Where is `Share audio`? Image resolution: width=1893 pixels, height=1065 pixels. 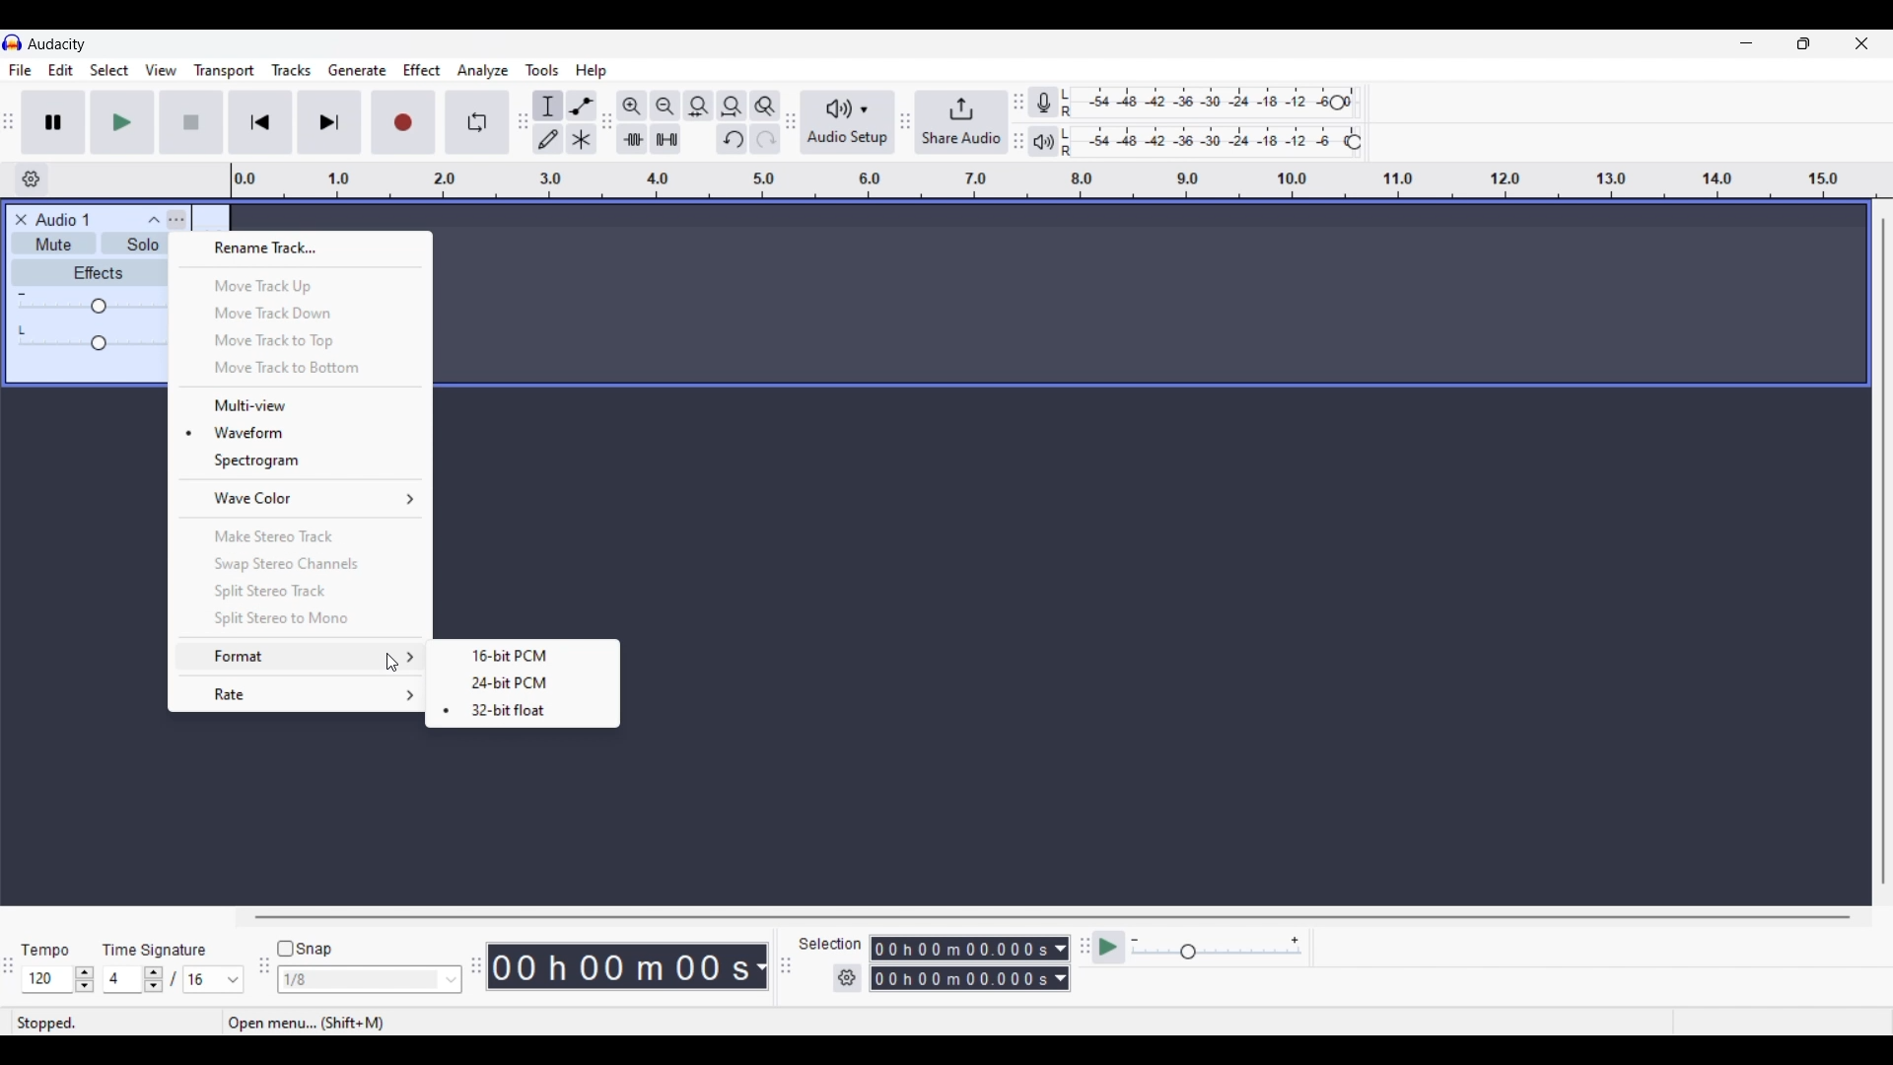 Share audio is located at coordinates (961, 122).